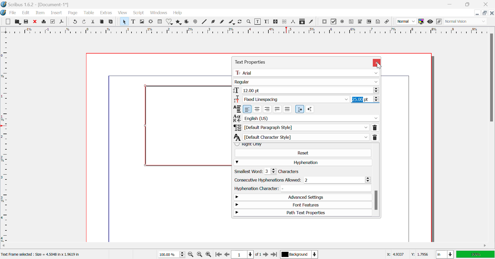 The height and width of the screenshot is (259, 495). What do you see at coordinates (4, 13) in the screenshot?
I see `Scribus Logo` at bounding box center [4, 13].